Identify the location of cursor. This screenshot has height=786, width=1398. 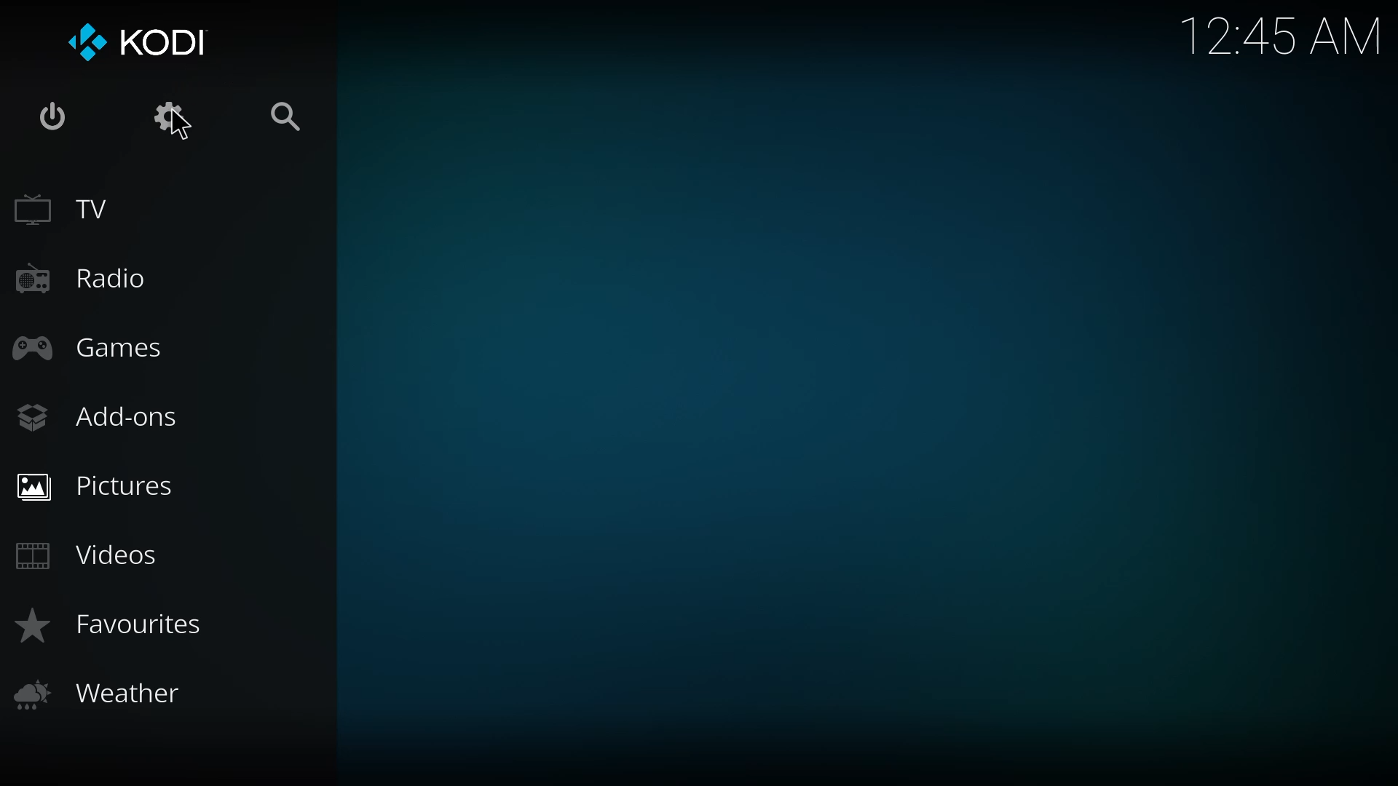
(180, 124).